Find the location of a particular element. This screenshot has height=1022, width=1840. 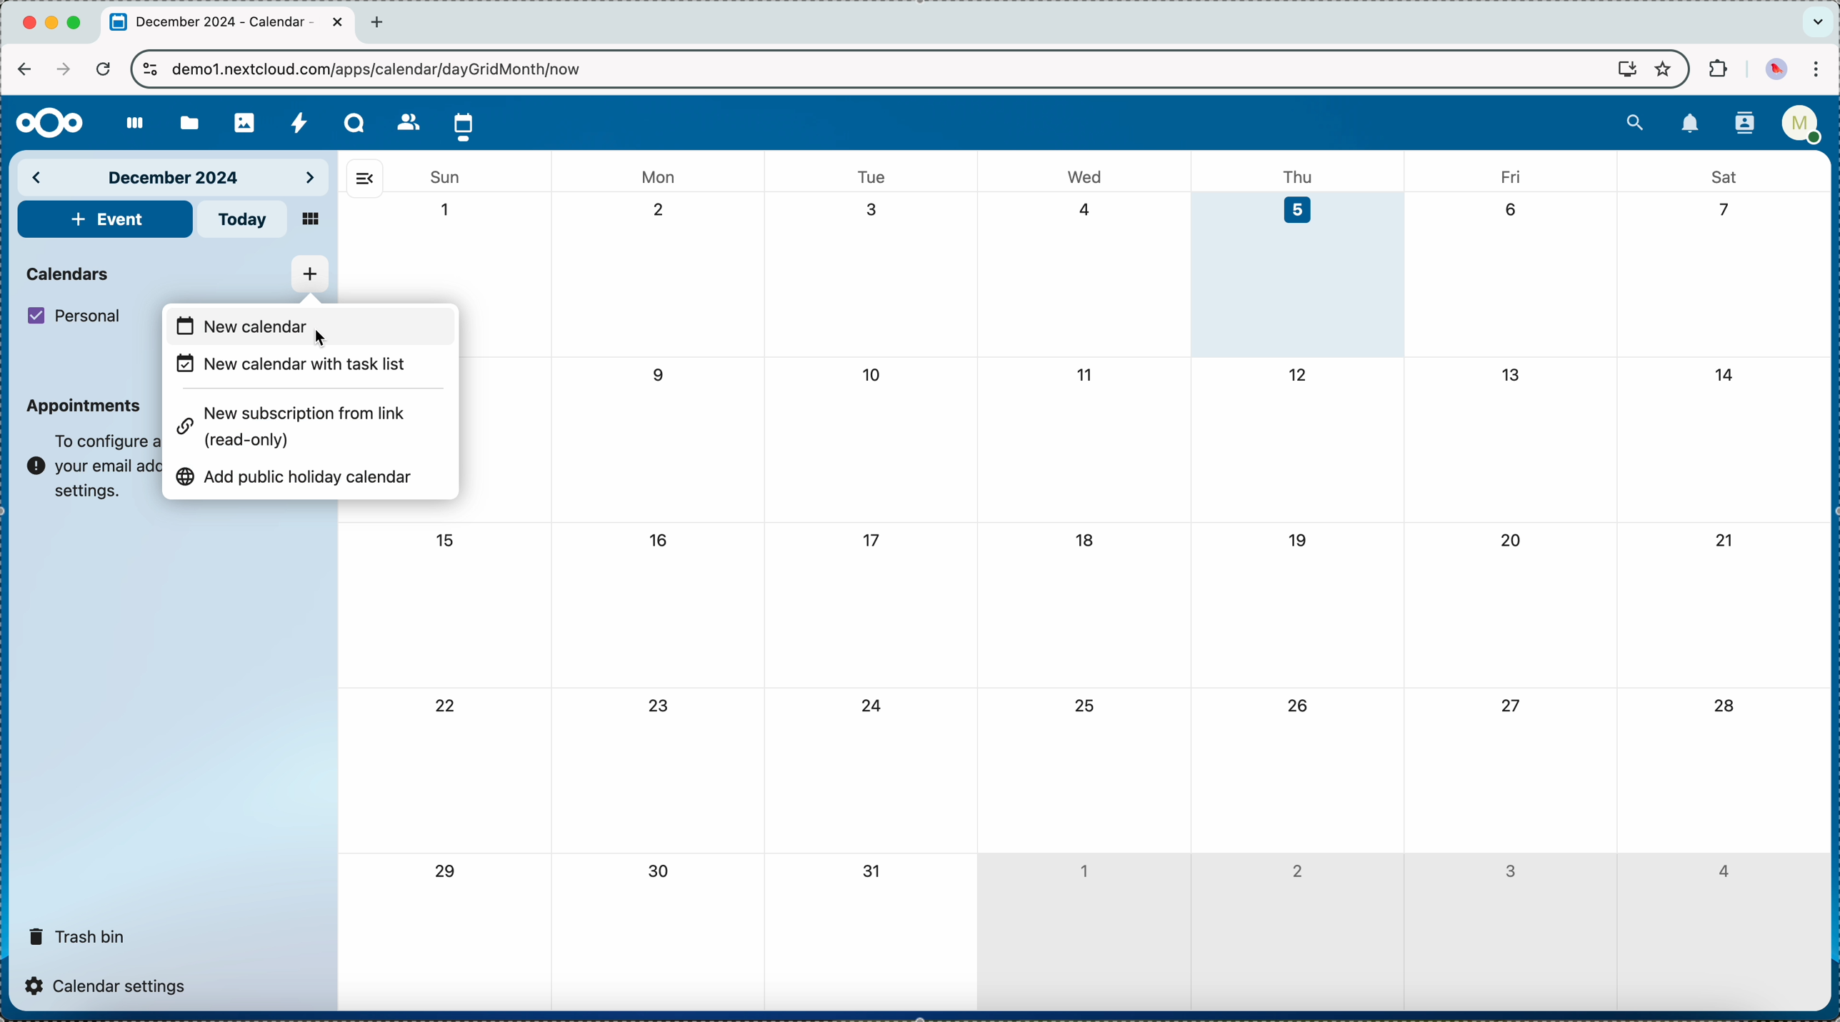

Nextcloud logo is located at coordinates (44, 124).